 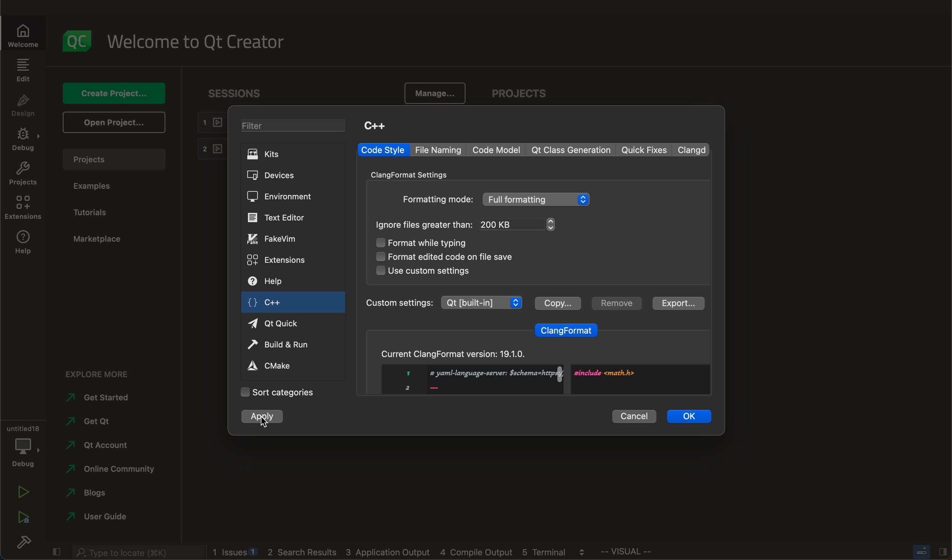 What do you see at coordinates (279, 196) in the screenshot?
I see `environment` at bounding box center [279, 196].